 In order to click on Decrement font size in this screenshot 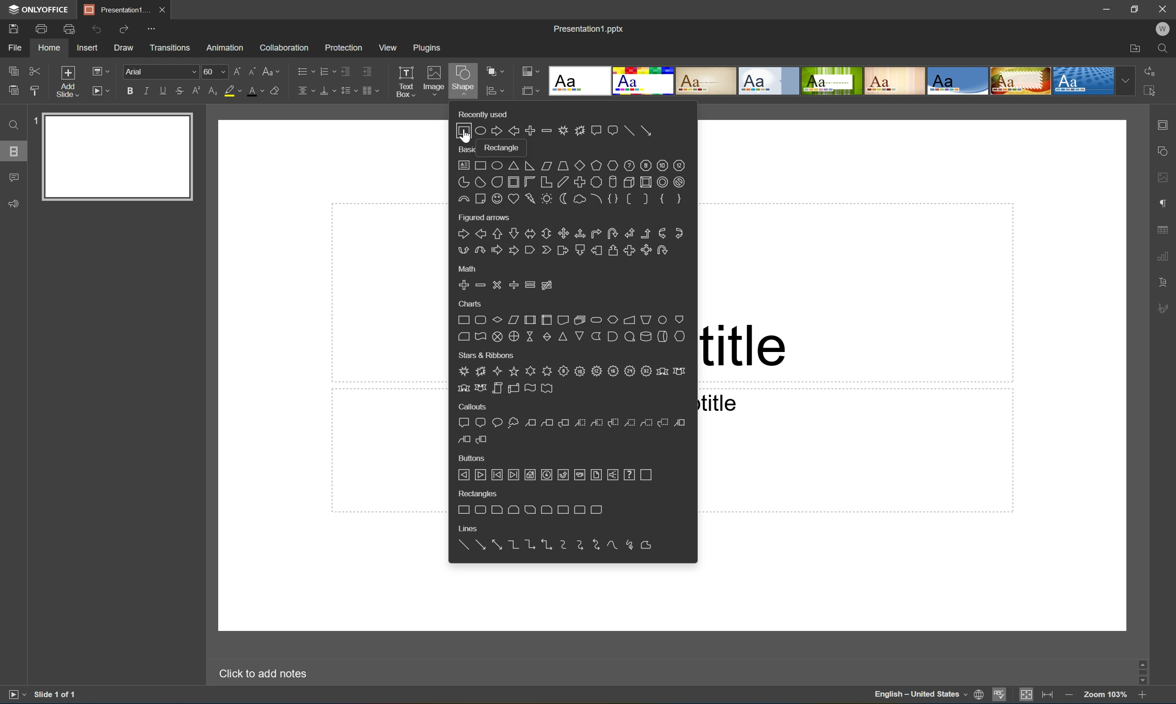, I will do `click(252, 70)`.